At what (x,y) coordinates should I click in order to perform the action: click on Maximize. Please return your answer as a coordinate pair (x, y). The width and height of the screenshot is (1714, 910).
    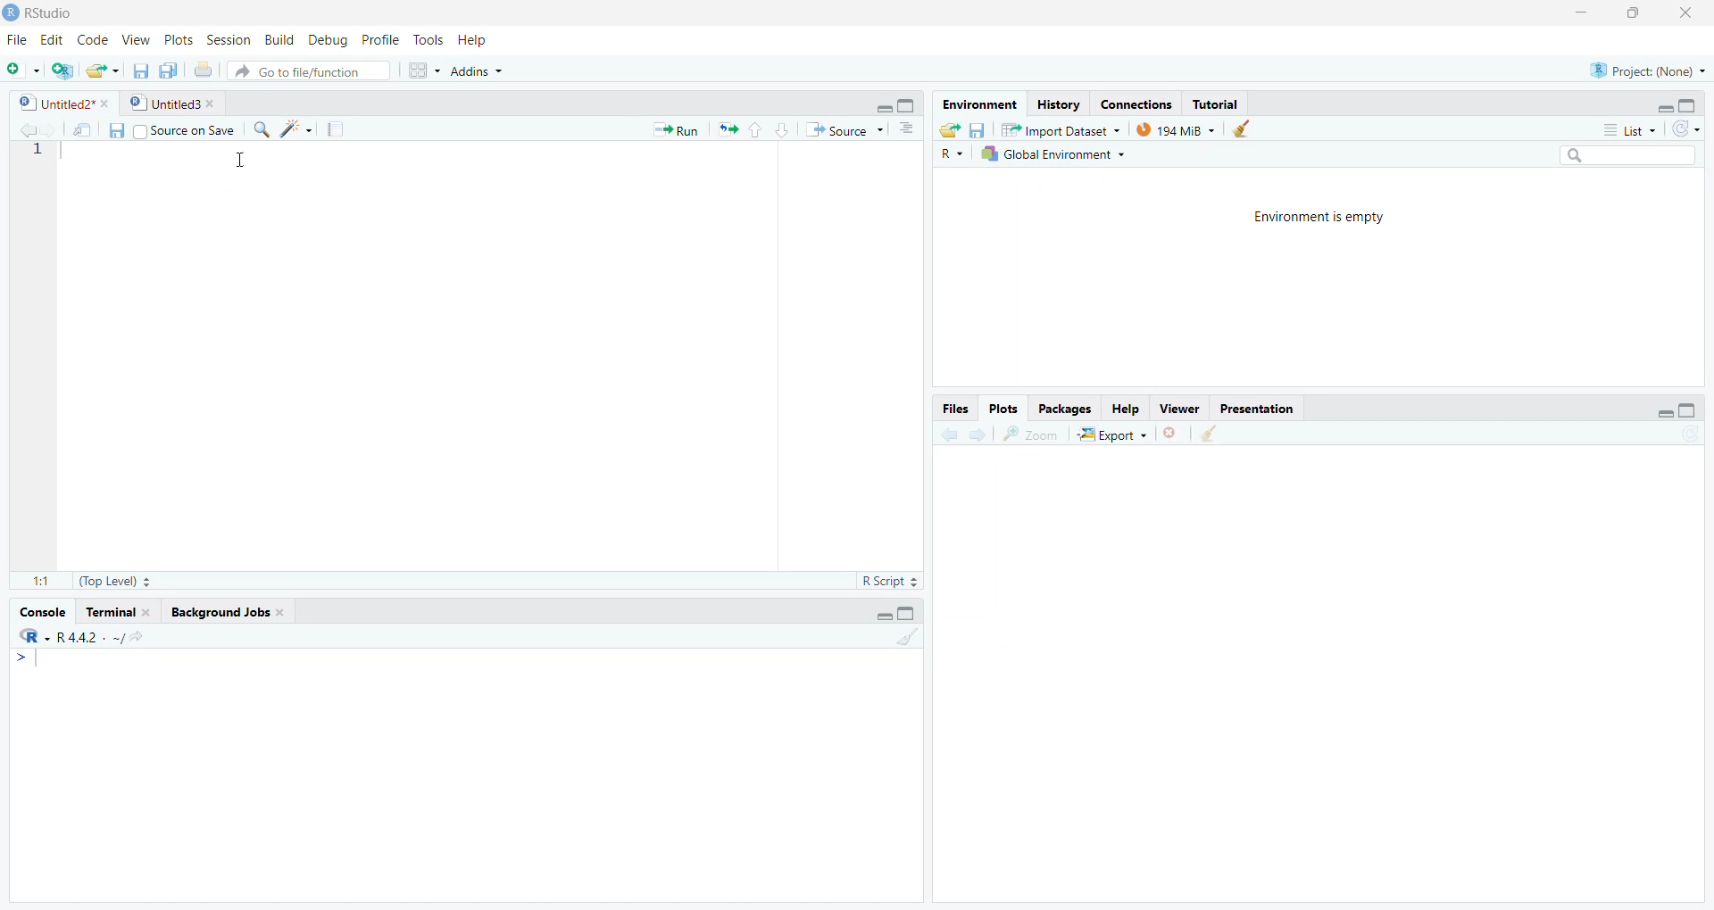
    Looking at the image, I should click on (1692, 104).